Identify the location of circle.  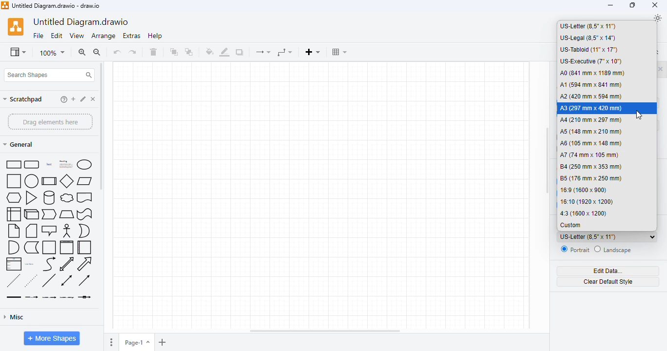
(31, 181).